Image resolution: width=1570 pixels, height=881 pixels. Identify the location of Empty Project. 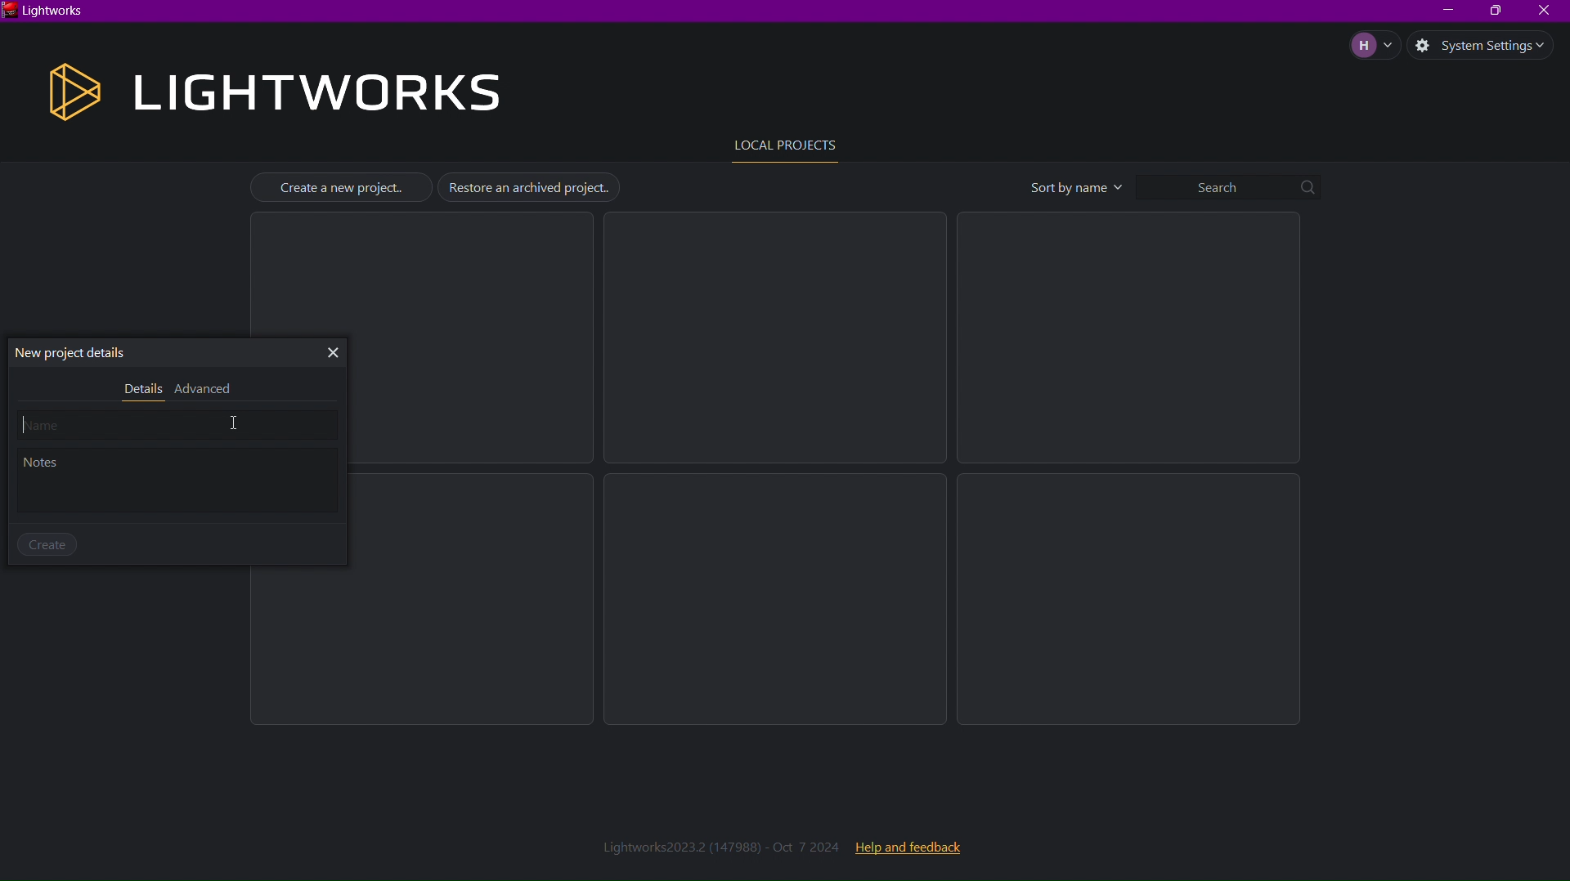
(778, 599).